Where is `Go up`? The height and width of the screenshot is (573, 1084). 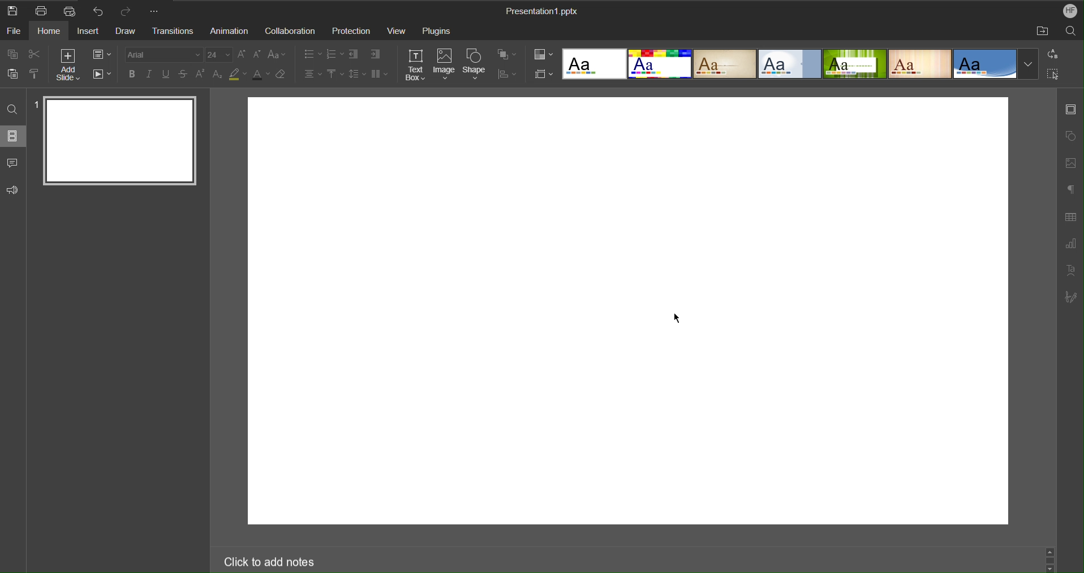
Go up is located at coordinates (1050, 550).